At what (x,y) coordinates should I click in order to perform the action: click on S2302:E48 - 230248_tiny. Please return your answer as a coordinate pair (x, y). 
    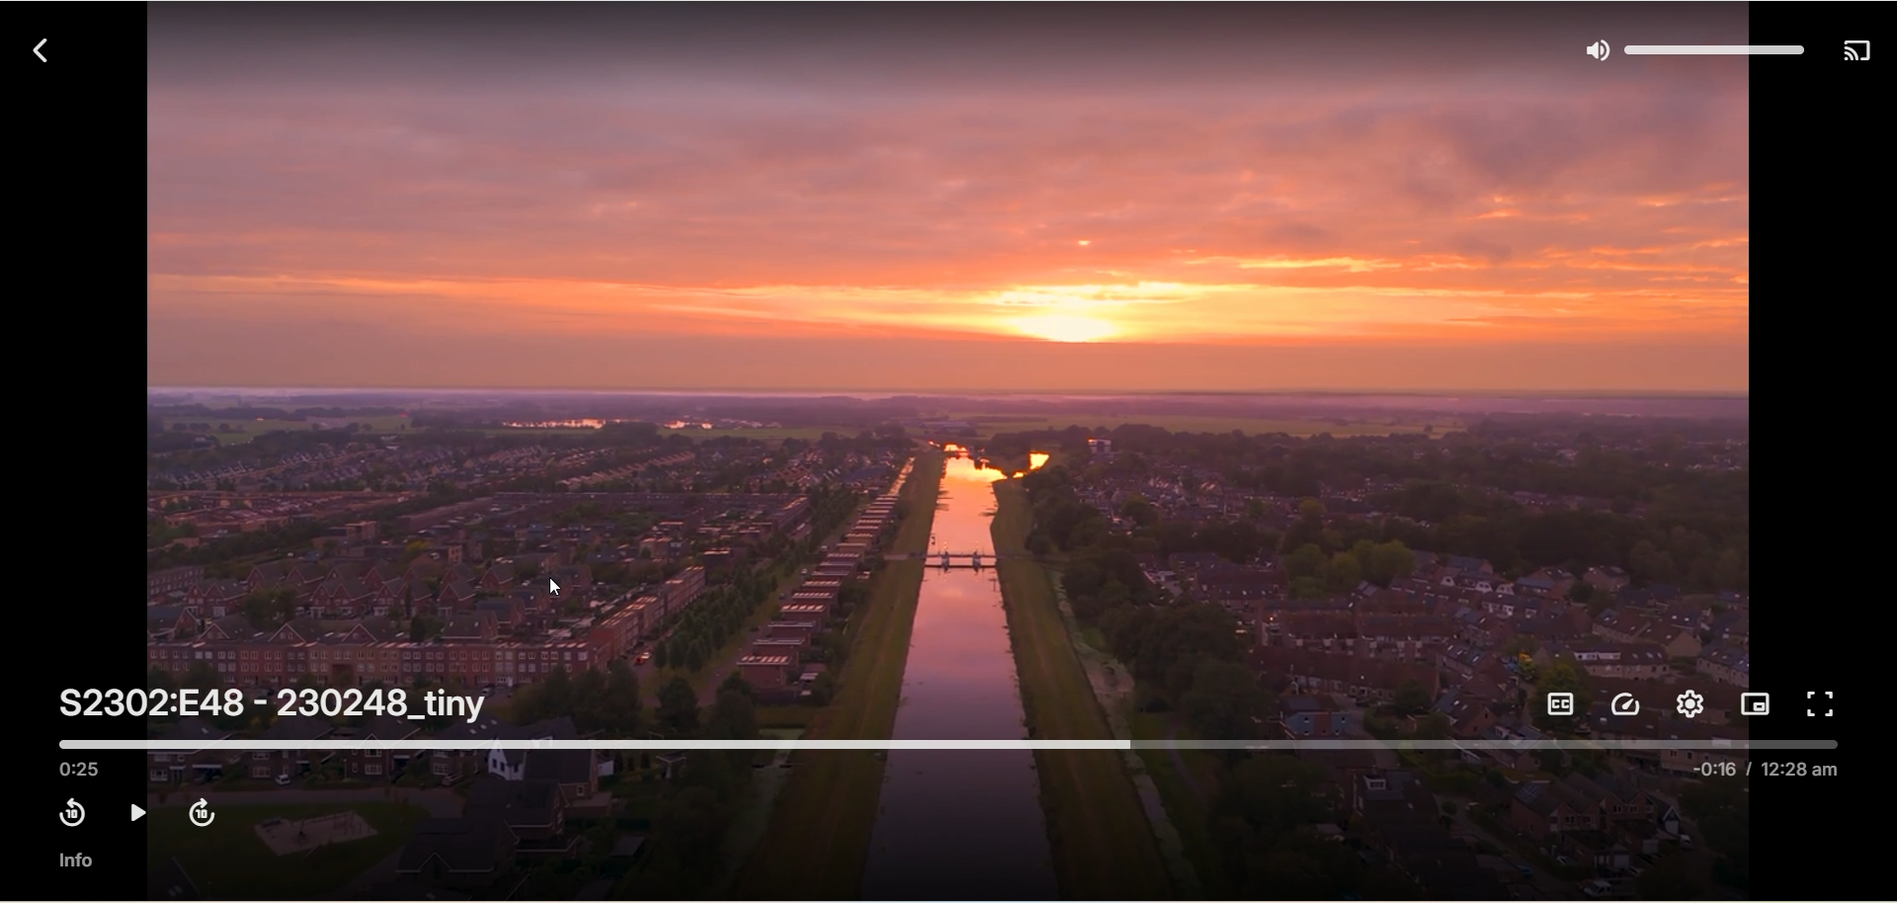
    Looking at the image, I should click on (276, 703).